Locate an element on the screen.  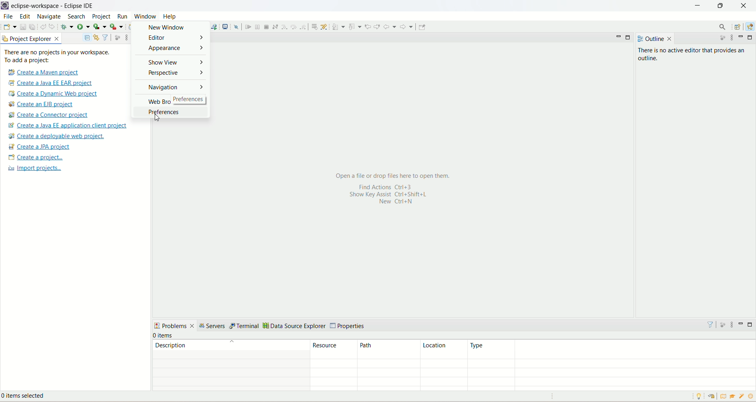
properties is located at coordinates (348, 326).